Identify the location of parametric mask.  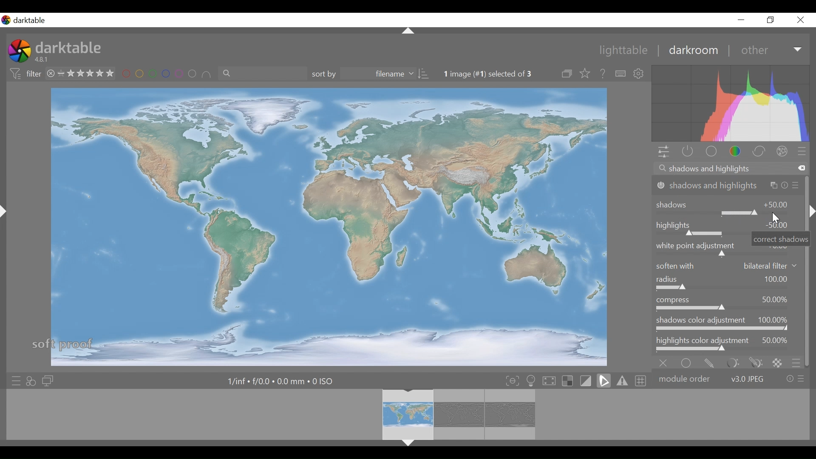
(731, 363).